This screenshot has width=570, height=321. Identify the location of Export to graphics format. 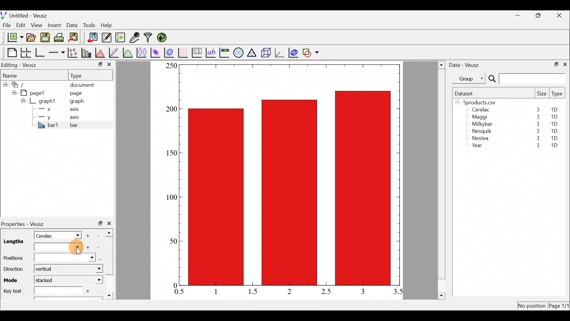
(75, 38).